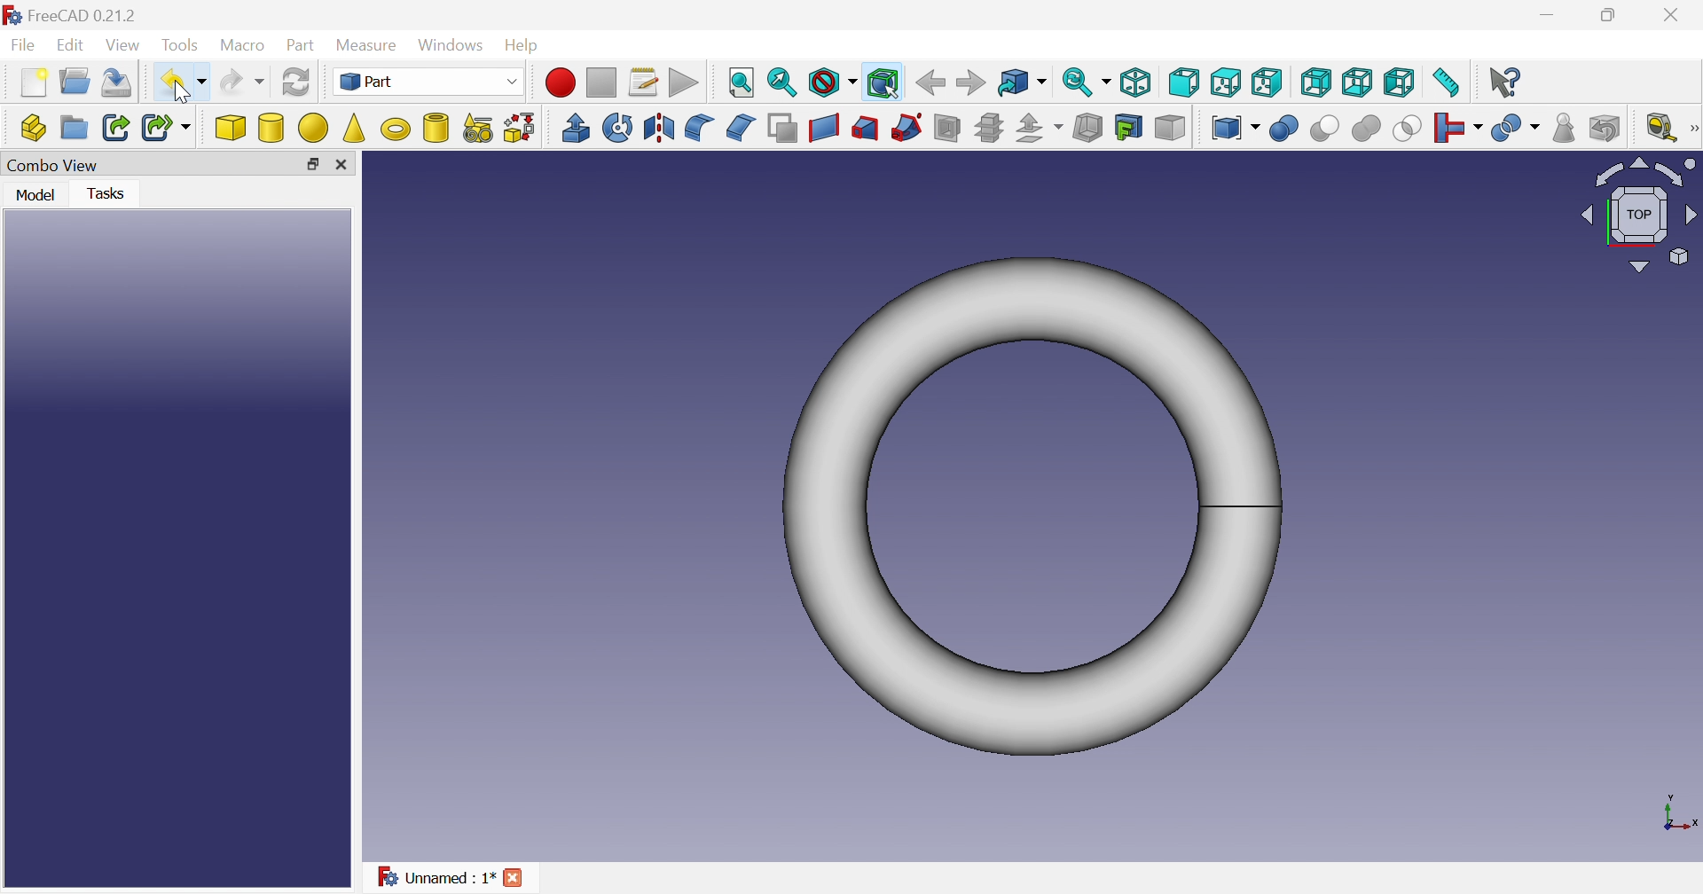  Describe the element at coordinates (1233, 125) in the screenshot. I see `Compound tools` at that location.